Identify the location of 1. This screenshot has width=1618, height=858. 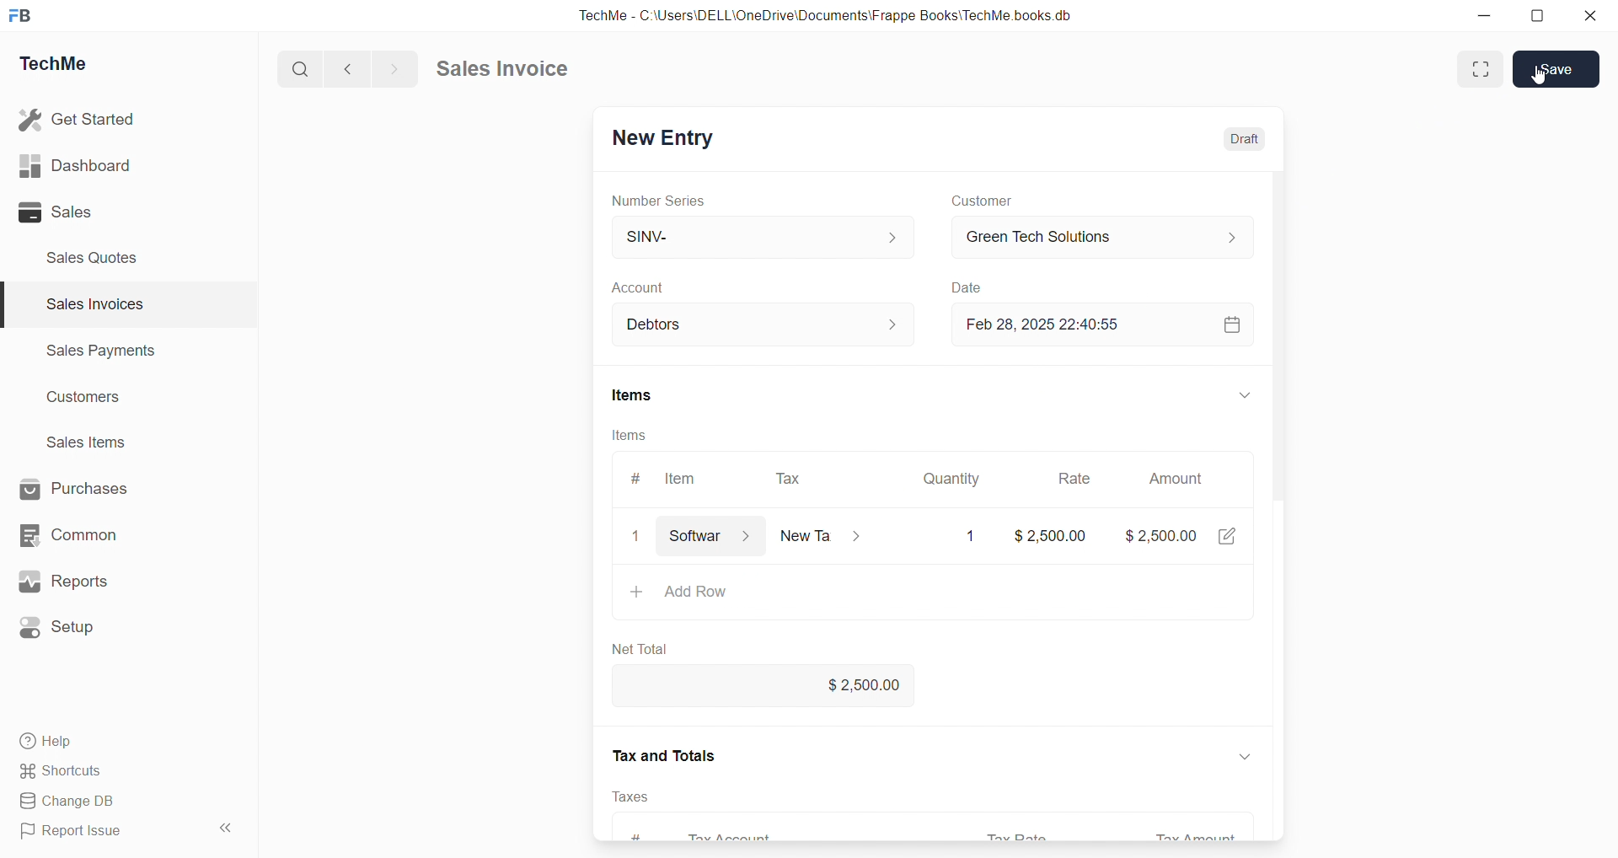
(971, 536).